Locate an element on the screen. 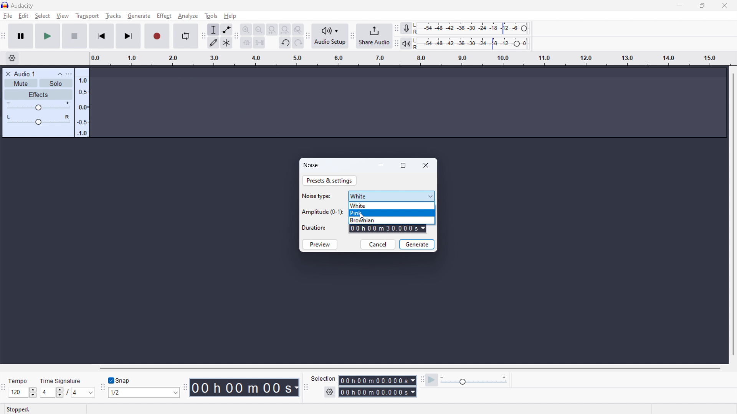 The height and width of the screenshot is (414, 737). close is located at coordinates (426, 165).